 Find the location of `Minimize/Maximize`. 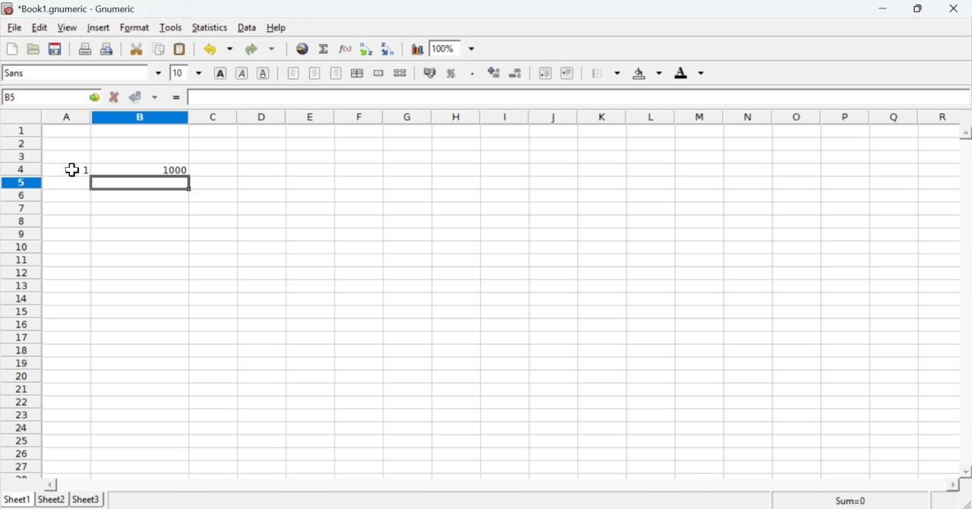

Minimize/Maximize is located at coordinates (919, 9).